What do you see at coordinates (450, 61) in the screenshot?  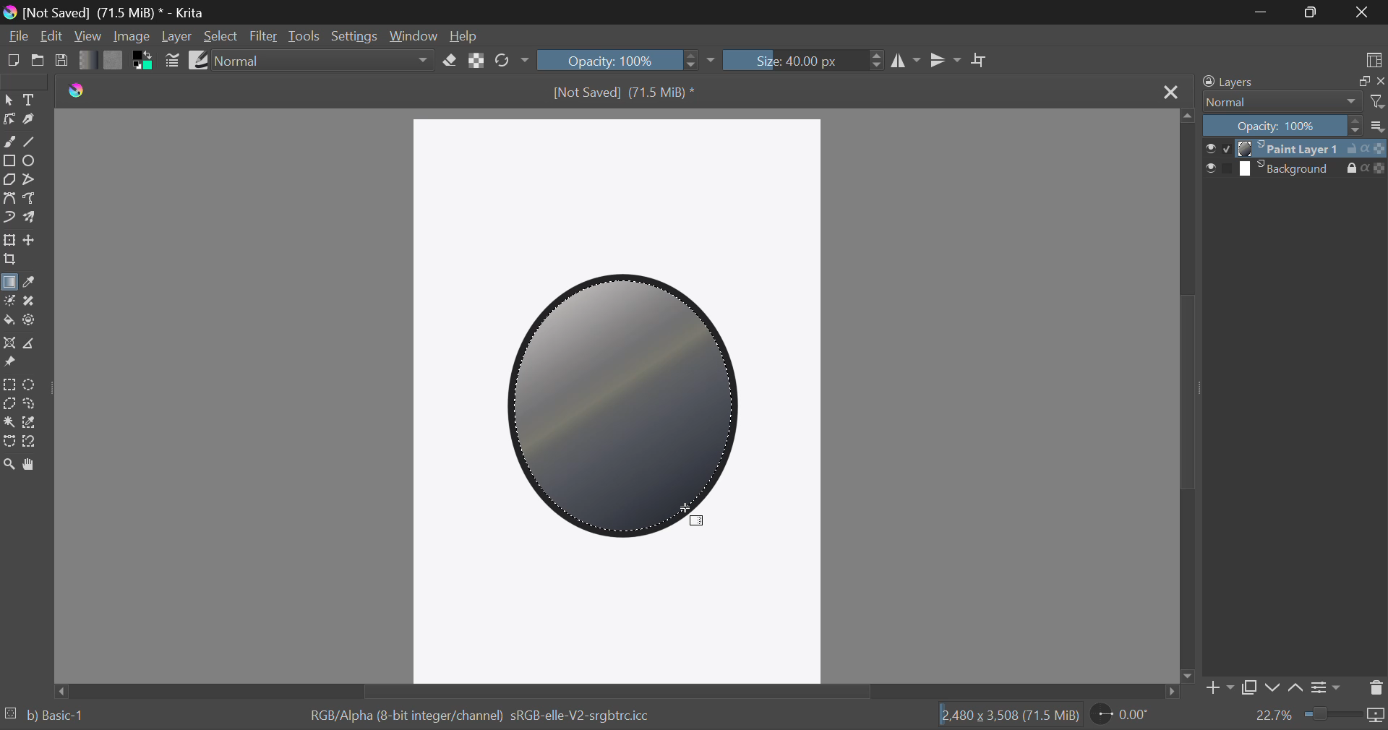 I see `Eraser` at bounding box center [450, 61].